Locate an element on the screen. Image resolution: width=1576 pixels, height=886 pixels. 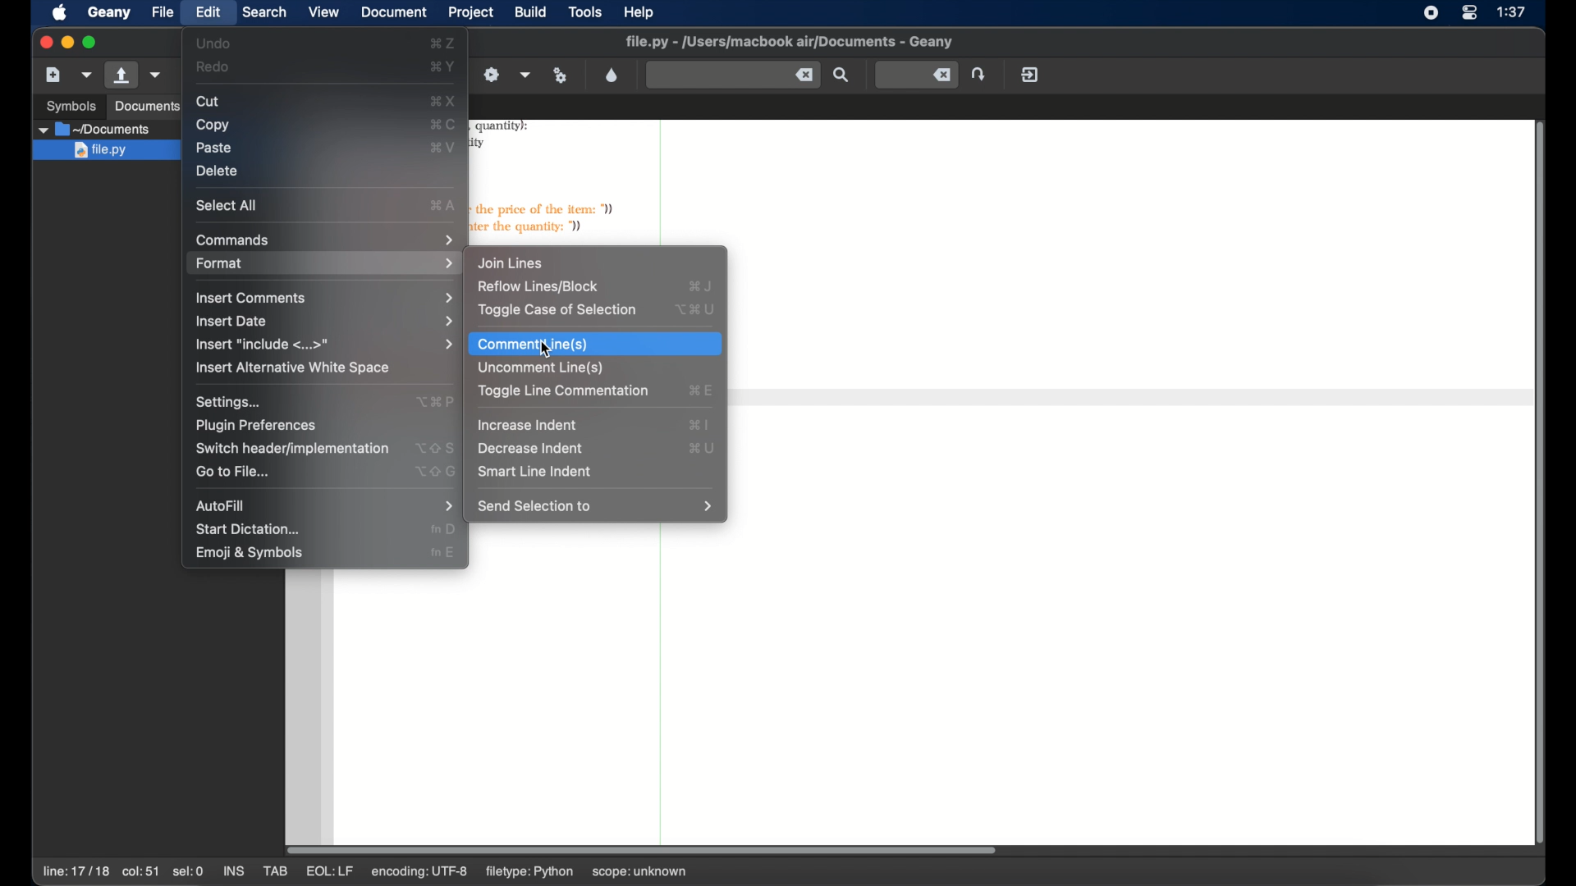
format is located at coordinates (321, 263).